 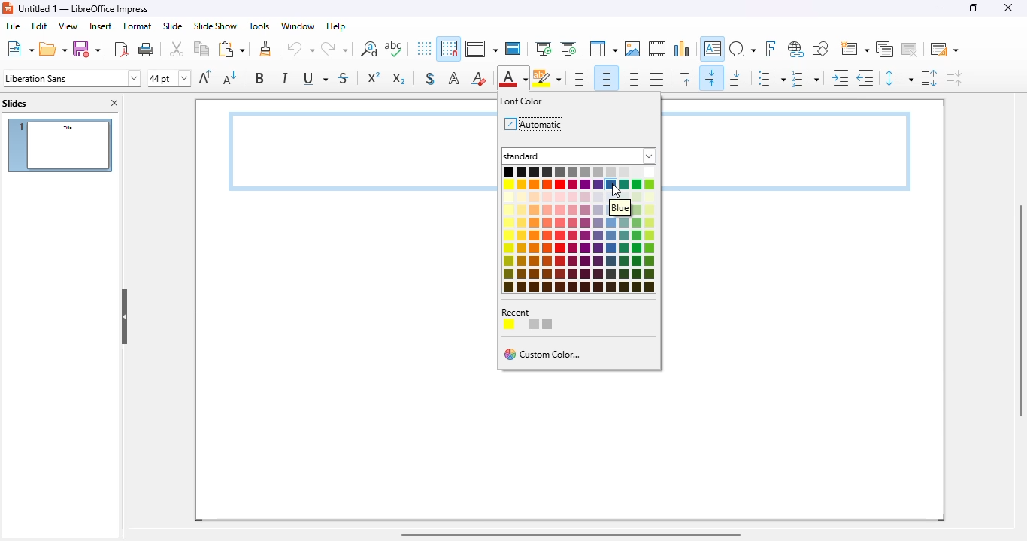 What do you see at coordinates (632, 49) in the screenshot?
I see `insert image` at bounding box center [632, 49].